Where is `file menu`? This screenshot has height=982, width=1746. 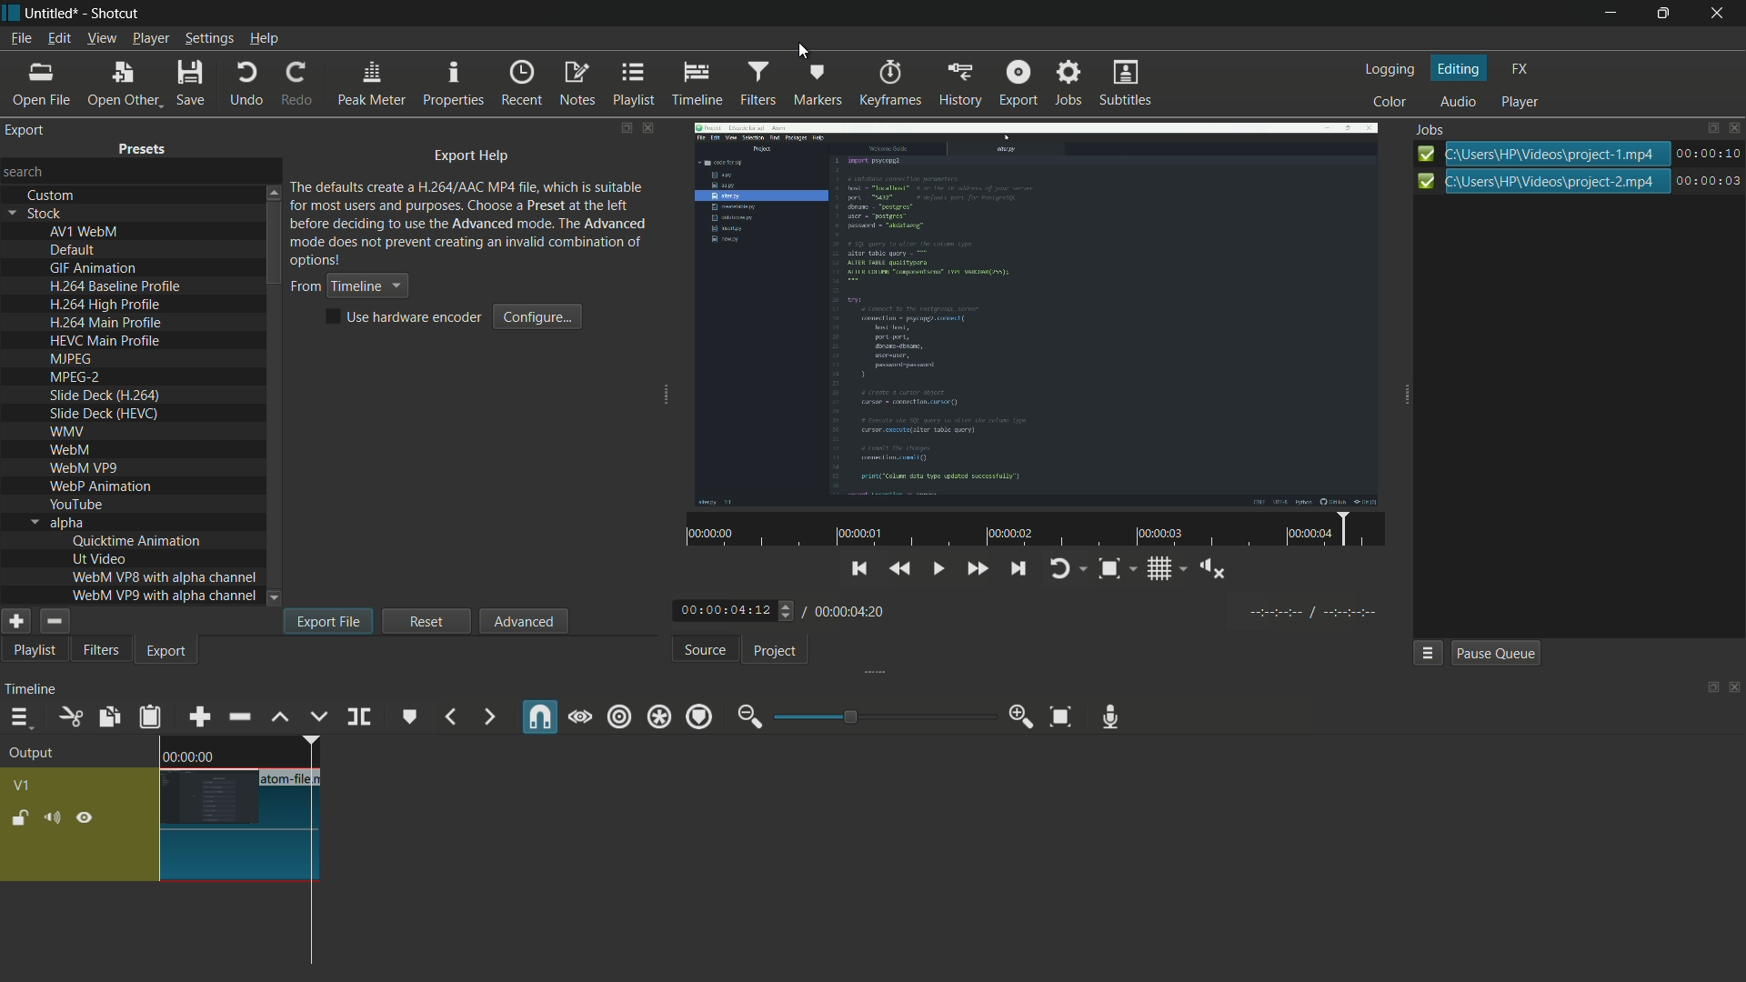 file menu is located at coordinates (20, 38).